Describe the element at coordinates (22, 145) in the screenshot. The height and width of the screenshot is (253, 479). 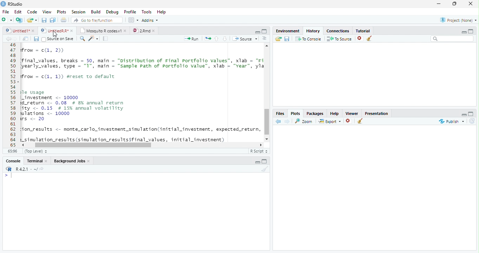
I see `Scroll Left` at that location.